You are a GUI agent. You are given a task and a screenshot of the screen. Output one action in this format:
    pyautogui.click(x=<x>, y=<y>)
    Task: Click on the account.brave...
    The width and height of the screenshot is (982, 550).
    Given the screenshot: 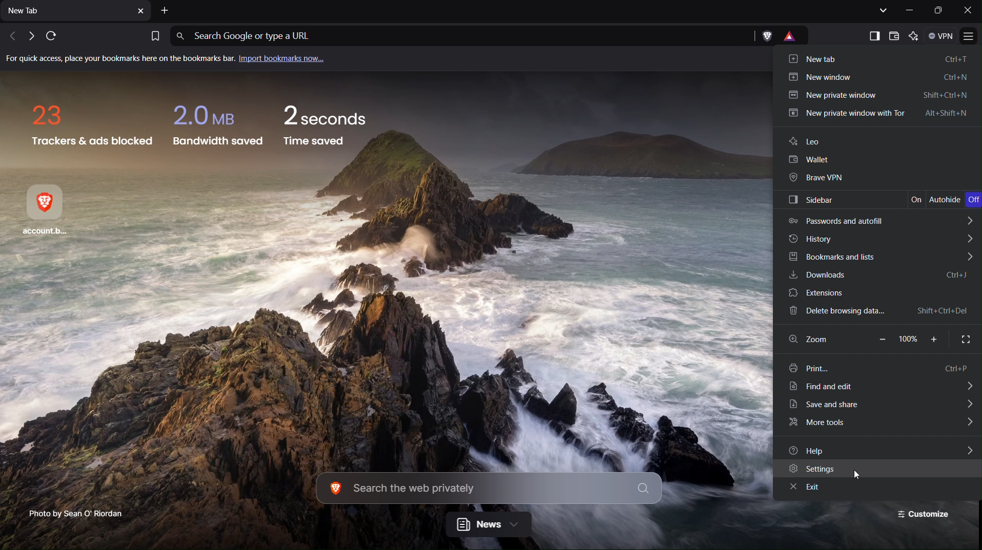 What is the action you would take?
    pyautogui.click(x=51, y=211)
    